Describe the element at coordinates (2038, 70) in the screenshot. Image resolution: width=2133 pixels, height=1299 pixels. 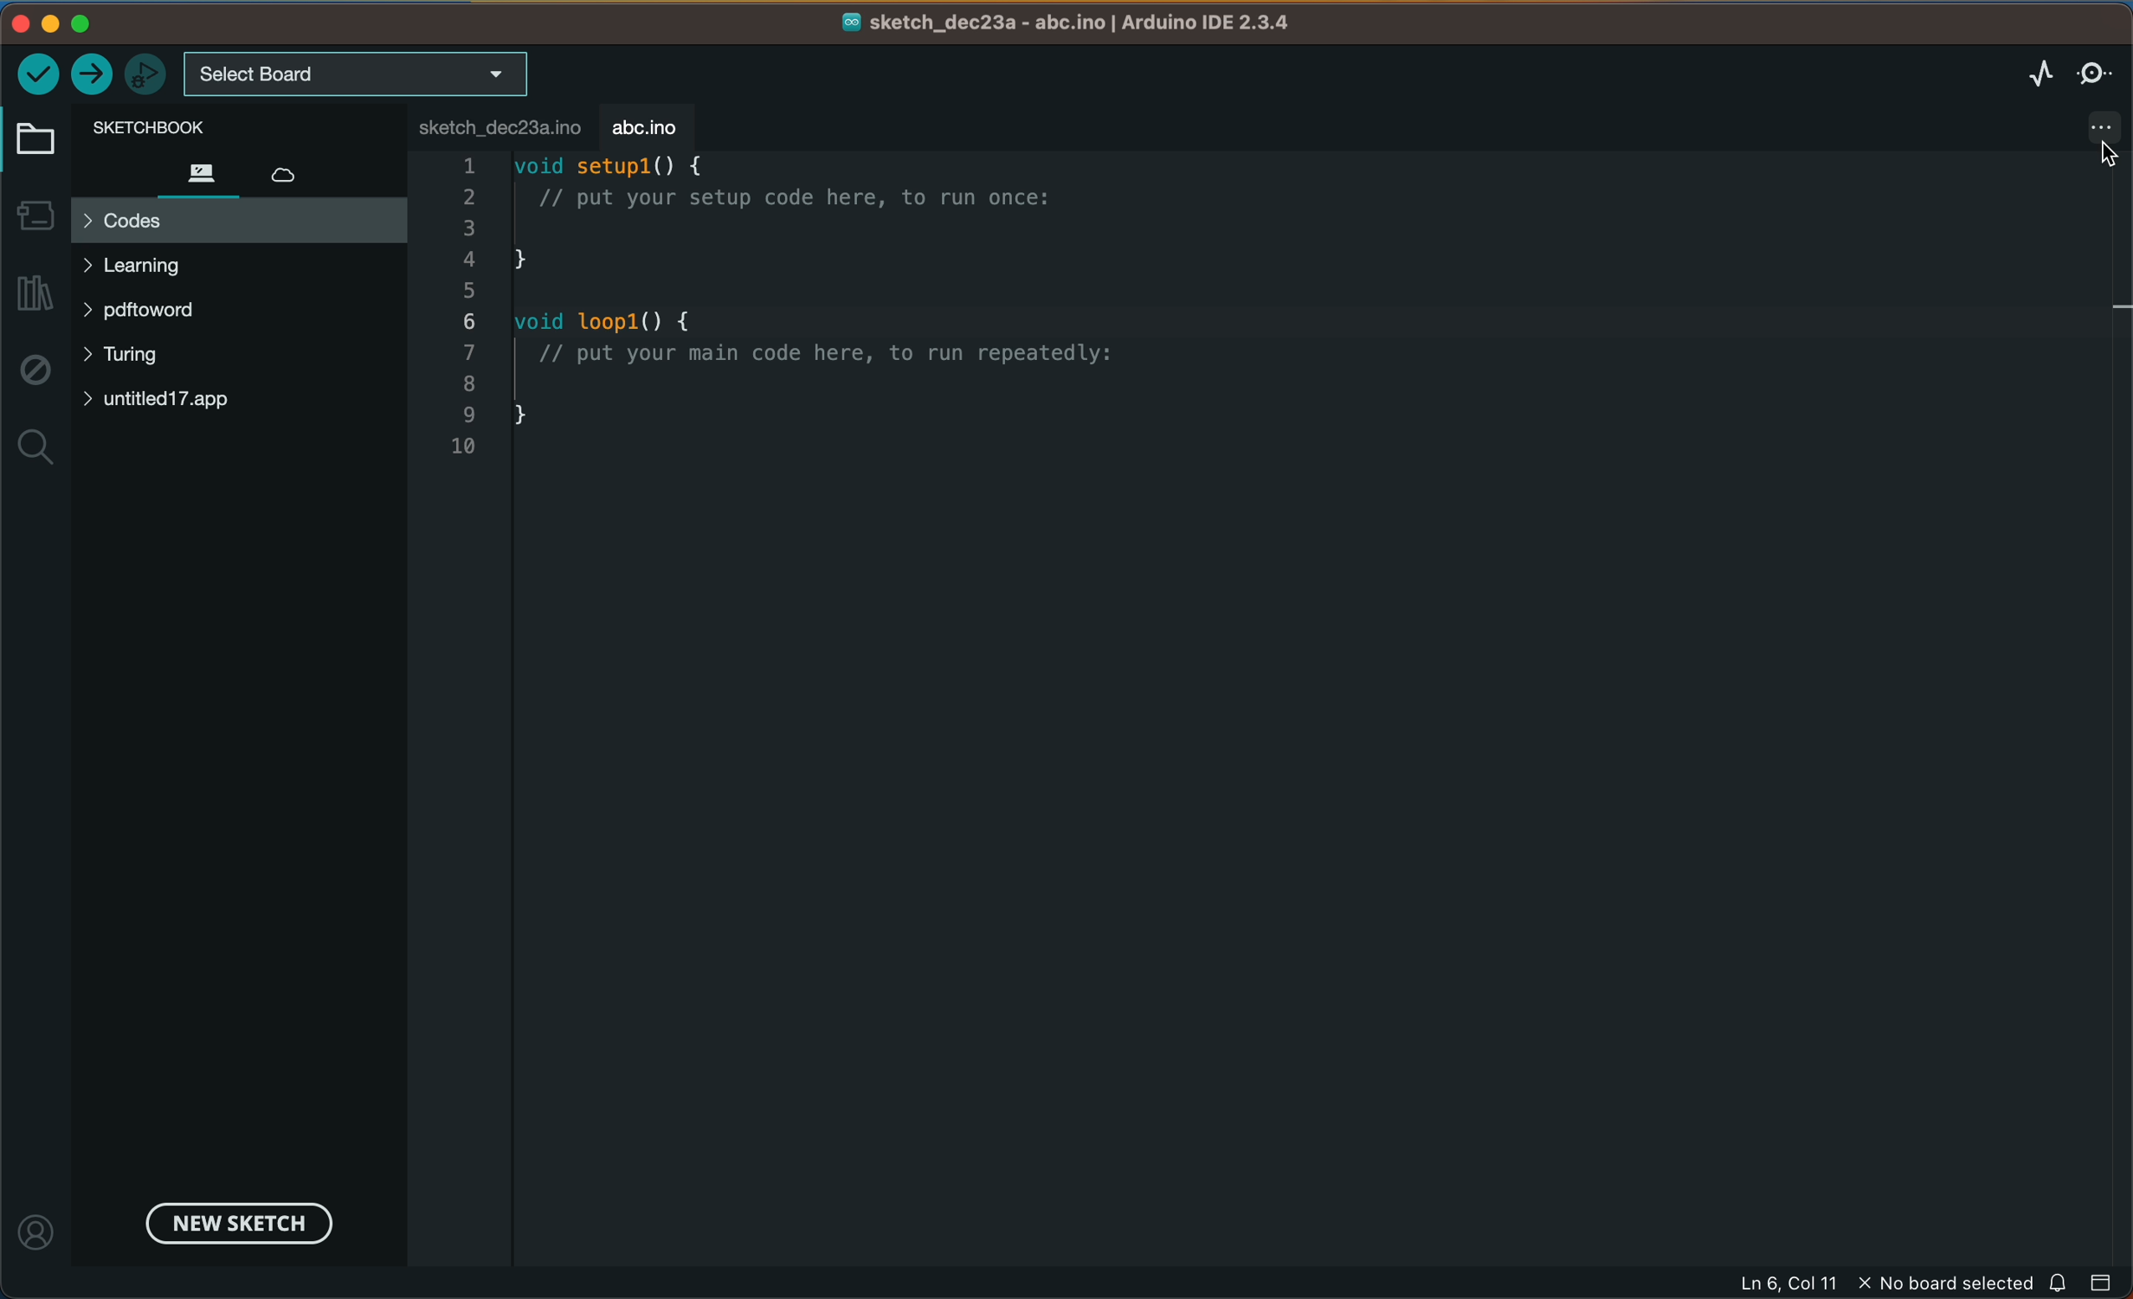
I see `serial plotter` at that location.